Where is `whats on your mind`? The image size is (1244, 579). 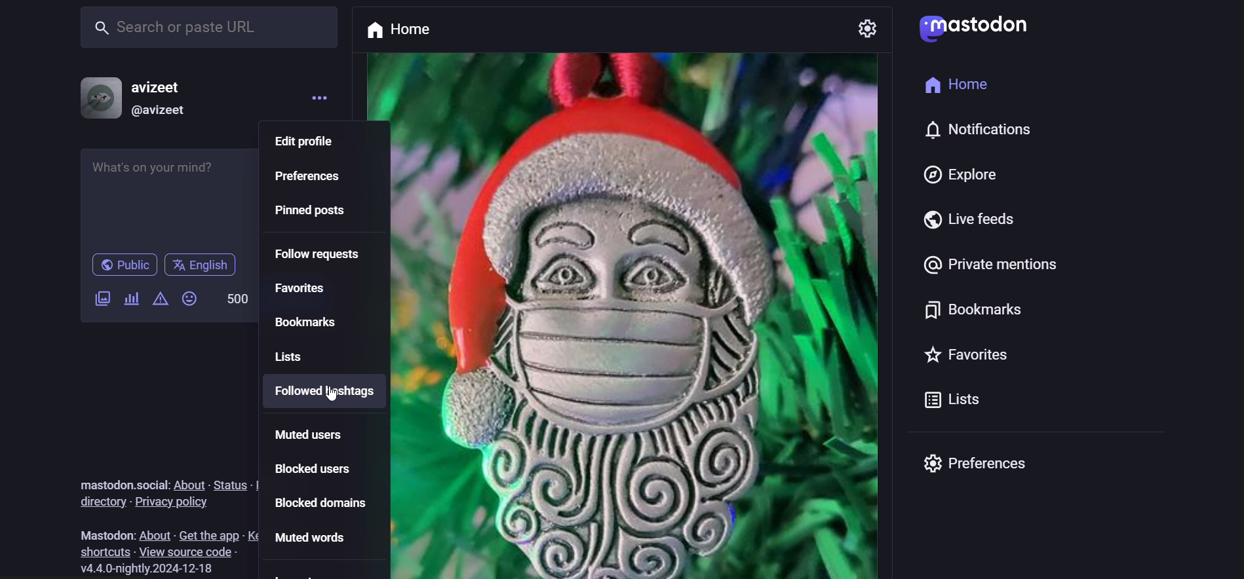
whats on your mind is located at coordinates (171, 196).